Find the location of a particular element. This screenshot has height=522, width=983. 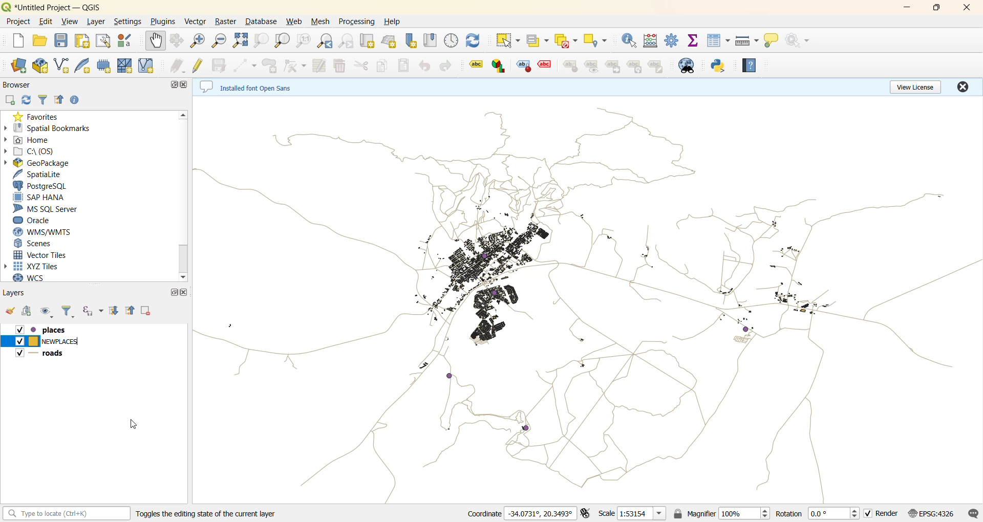

zoom next is located at coordinates (348, 40).